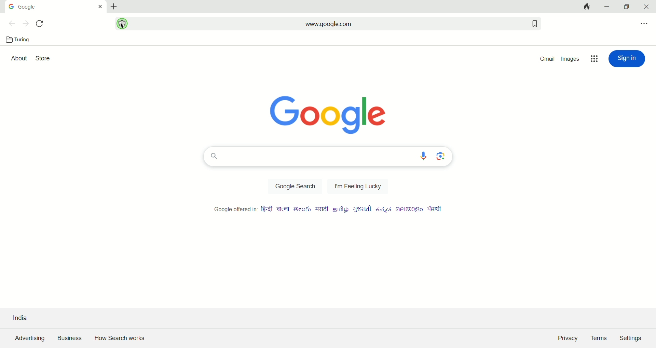 This screenshot has height=348, width=656. Describe the element at coordinates (307, 157) in the screenshot. I see `search bar` at that location.